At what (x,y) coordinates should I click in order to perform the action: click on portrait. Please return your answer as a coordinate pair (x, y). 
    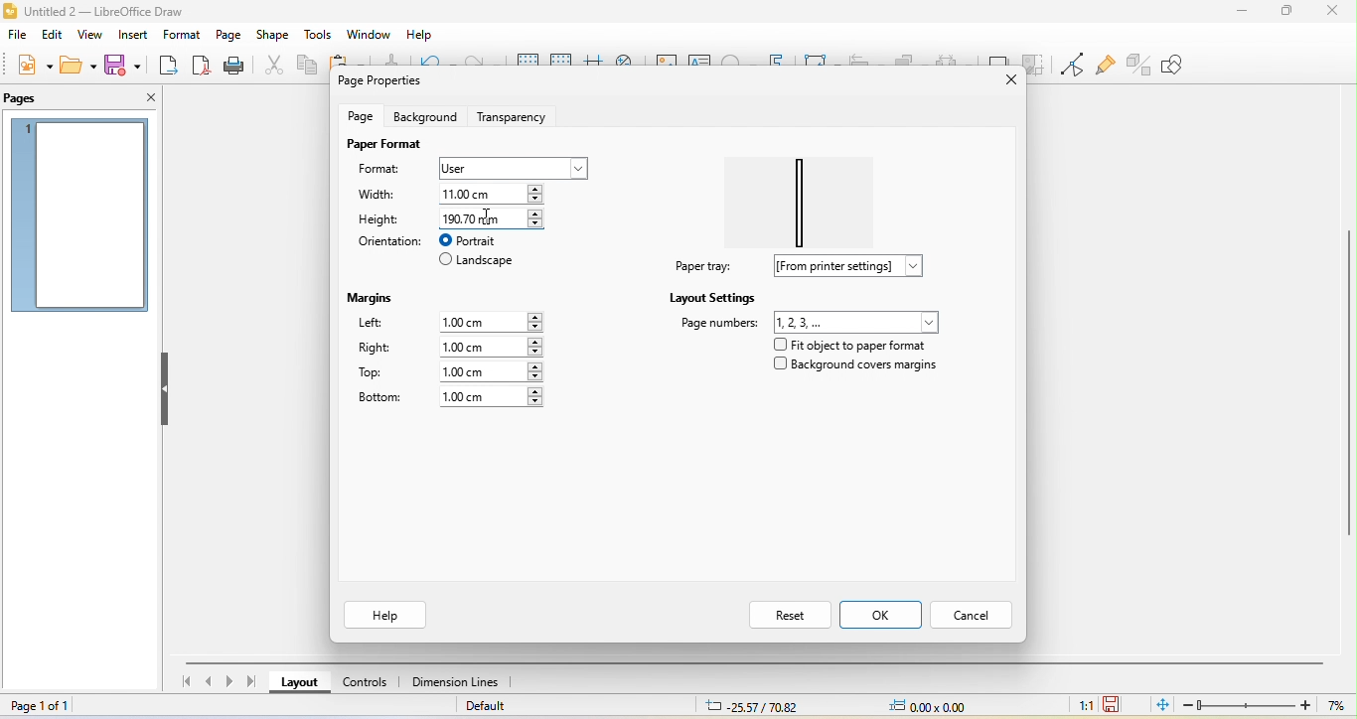
    Looking at the image, I should click on (480, 240).